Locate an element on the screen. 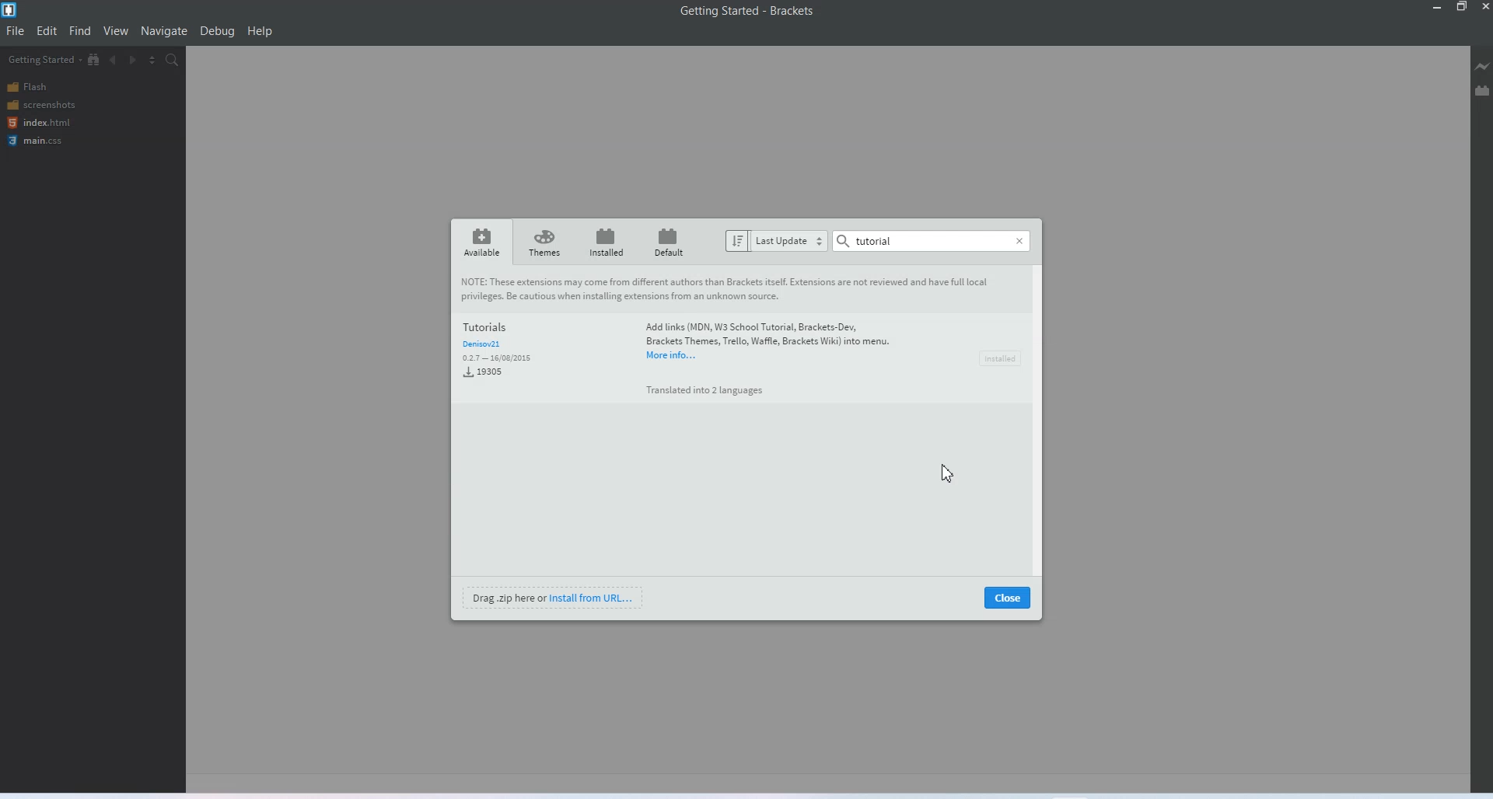 The image size is (1493, 799). Maximize is located at coordinates (1463, 7).